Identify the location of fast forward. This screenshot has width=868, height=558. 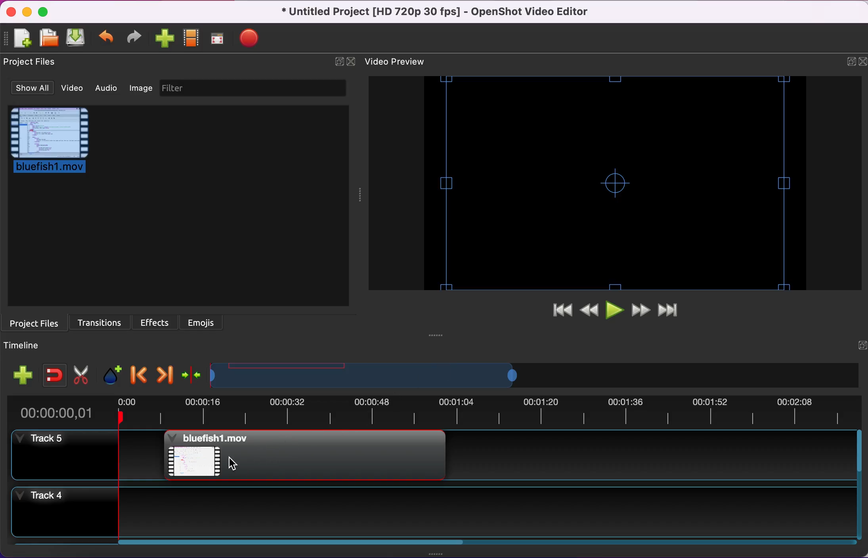
(639, 310).